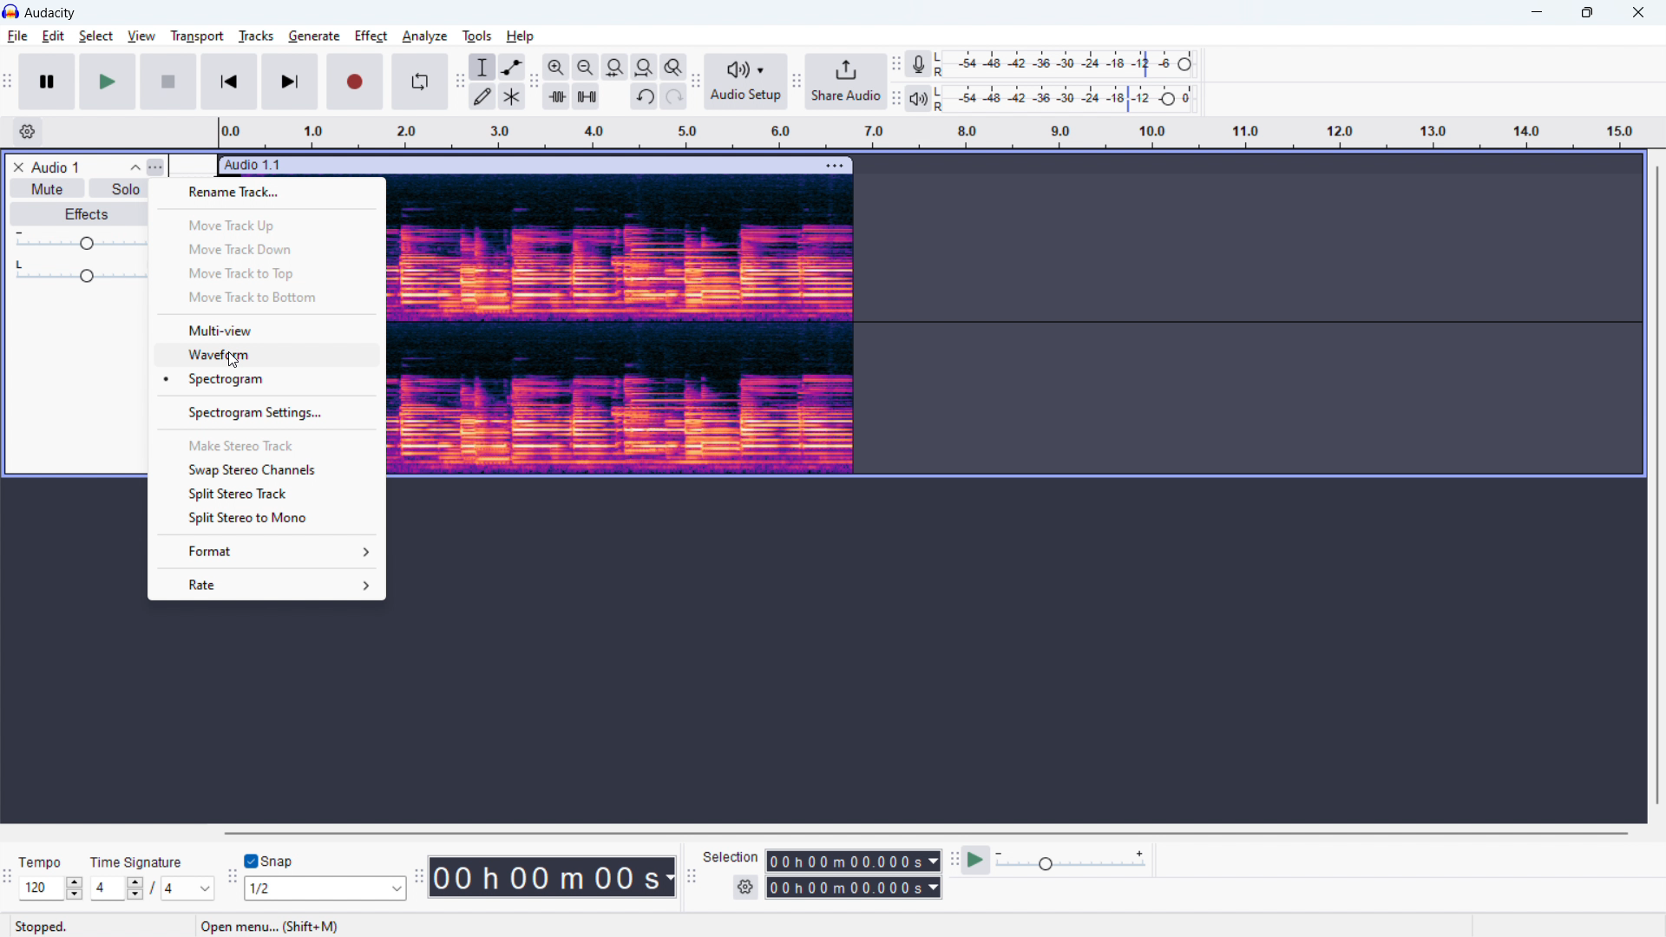 The image size is (1666, 937). What do you see at coordinates (484, 95) in the screenshot?
I see `draw tool` at bounding box center [484, 95].